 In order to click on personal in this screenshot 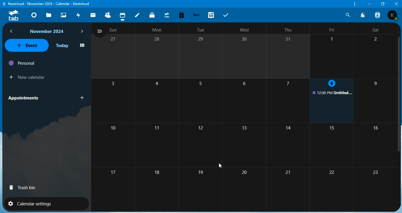, I will do `click(23, 63)`.